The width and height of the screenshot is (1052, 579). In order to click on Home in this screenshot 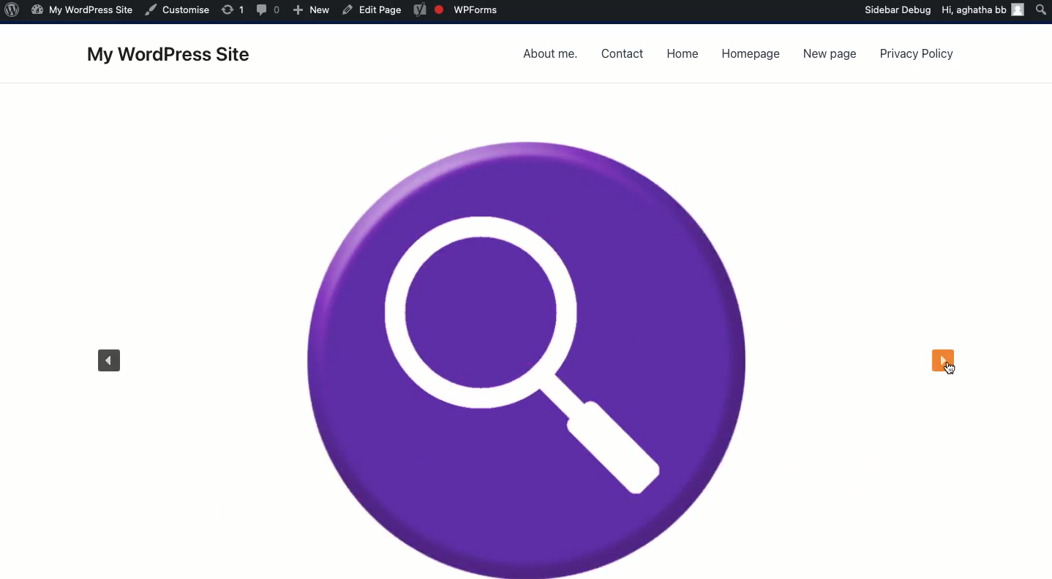, I will do `click(685, 53)`.